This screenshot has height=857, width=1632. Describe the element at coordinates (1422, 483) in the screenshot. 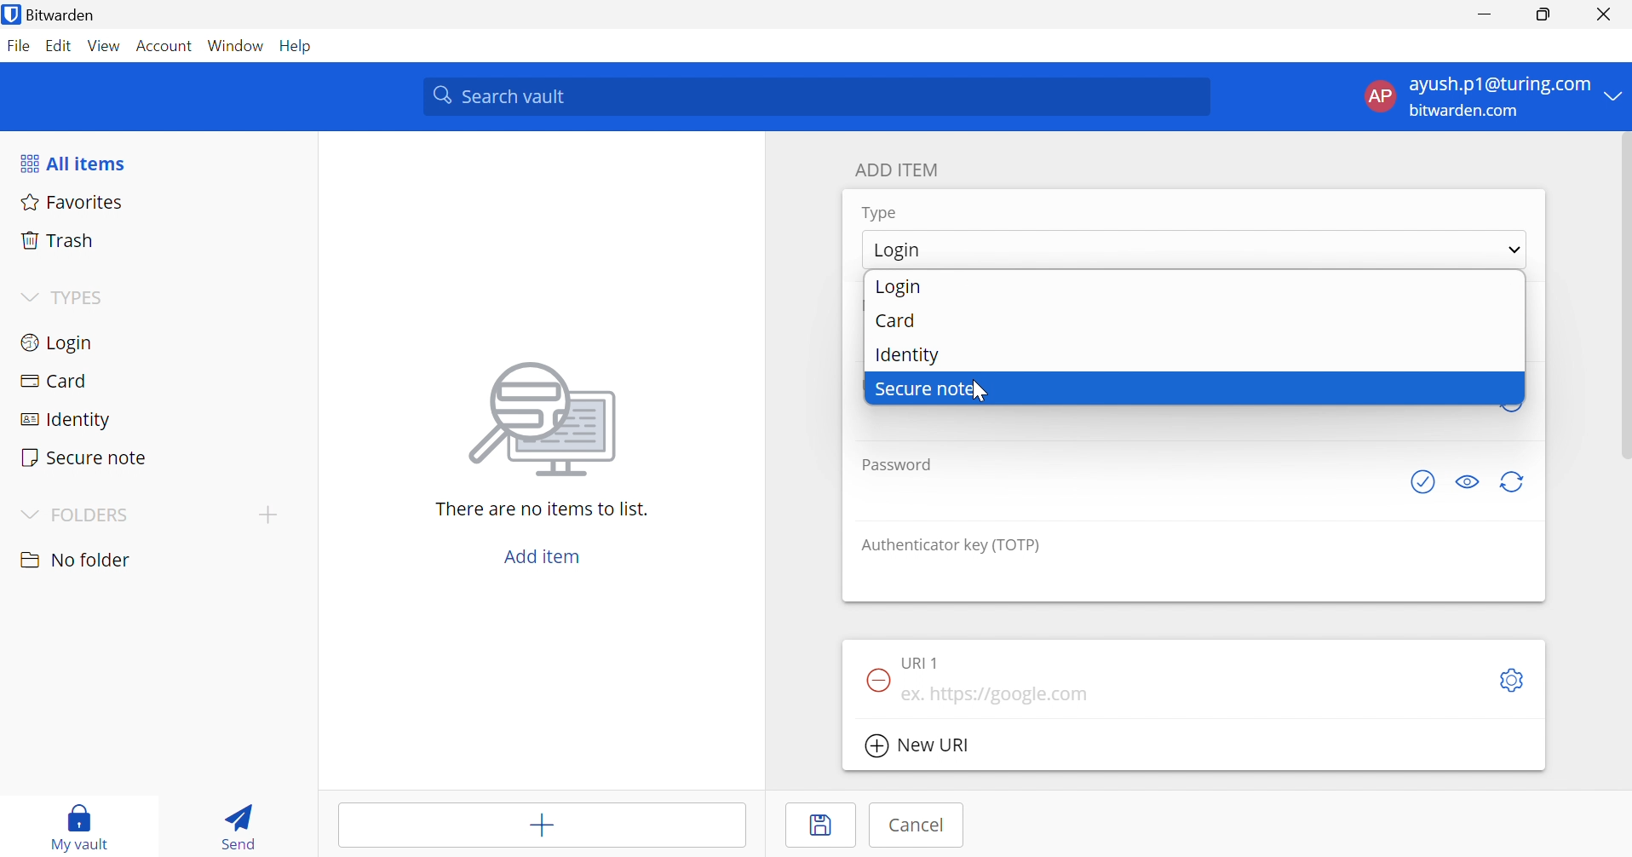

I see `Check if password has been exposed` at that location.